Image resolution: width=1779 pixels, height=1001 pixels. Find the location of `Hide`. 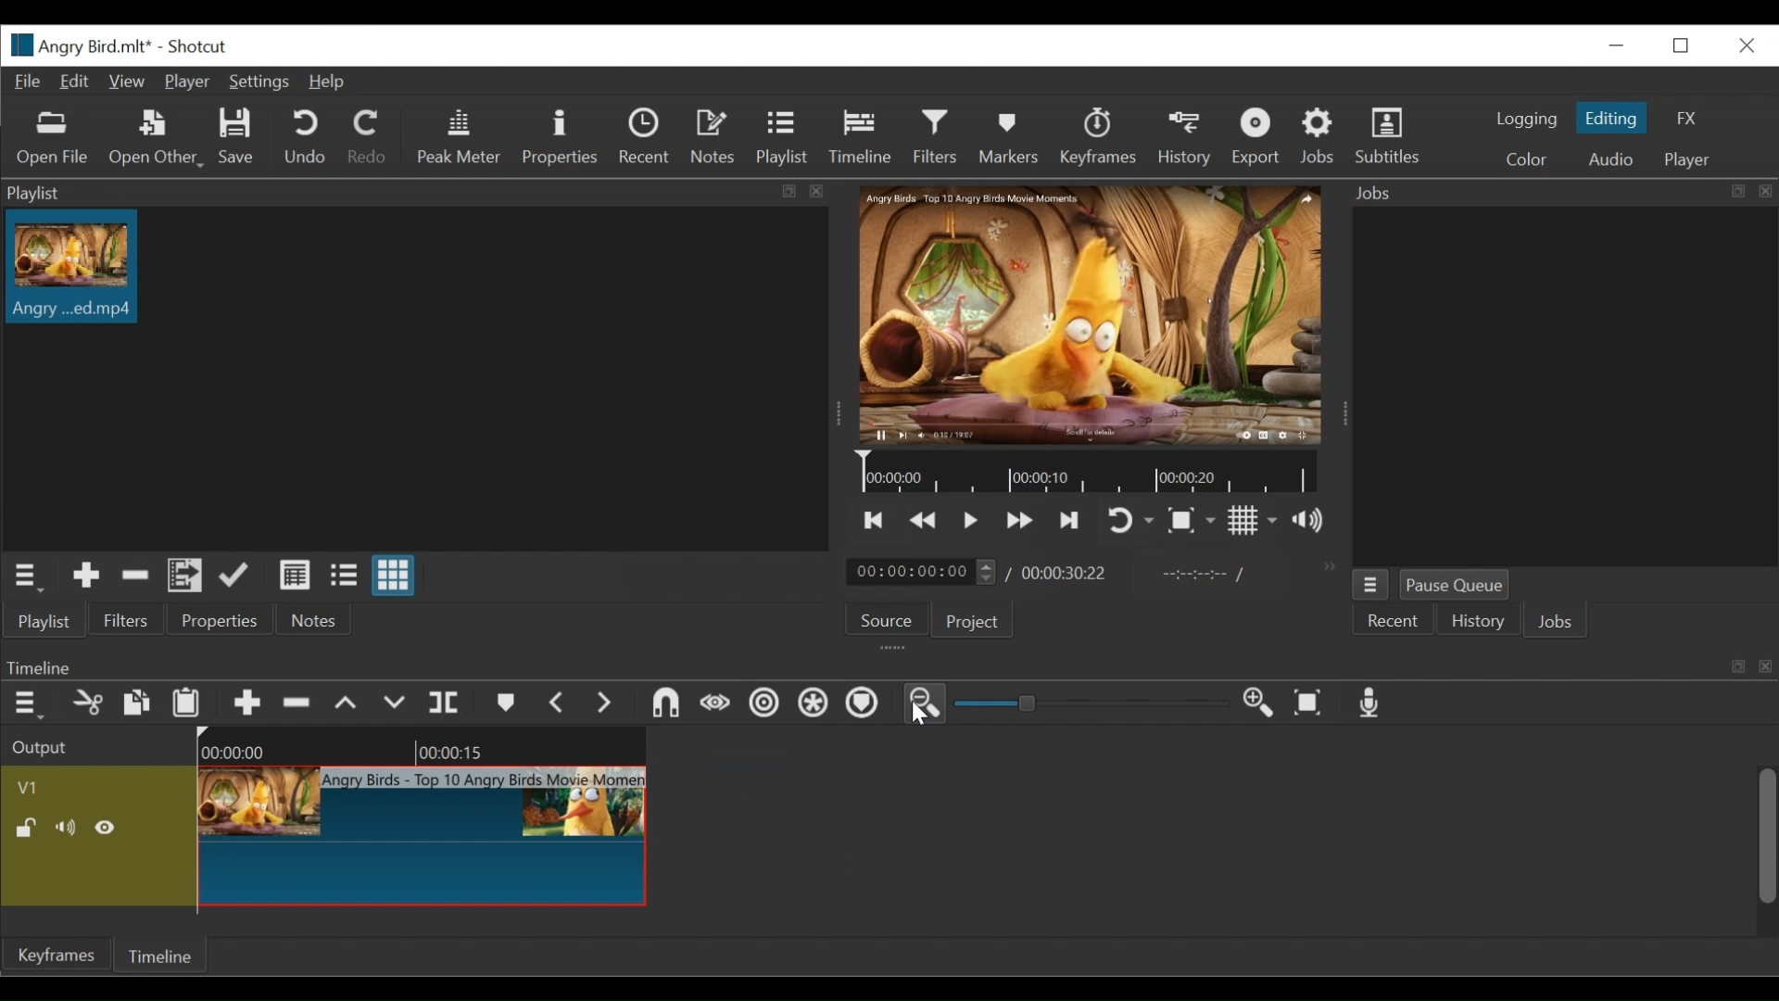

Hide is located at coordinates (107, 829).